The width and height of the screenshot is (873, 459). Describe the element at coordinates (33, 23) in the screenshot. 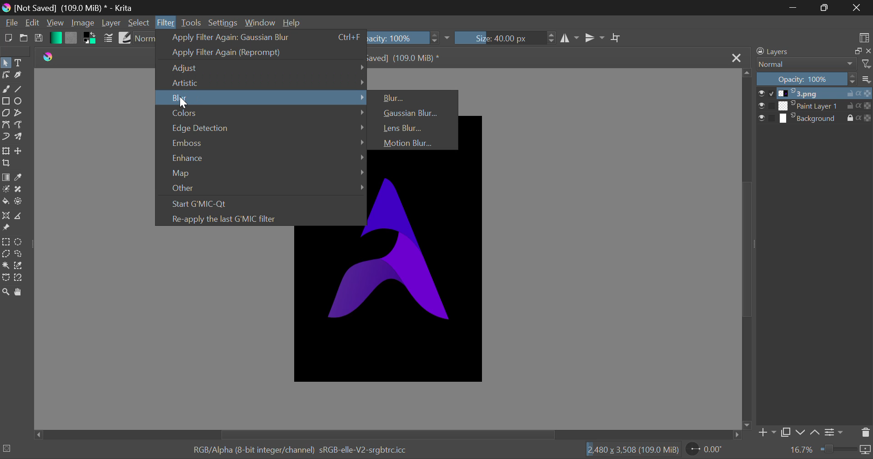

I see `Edit` at that location.